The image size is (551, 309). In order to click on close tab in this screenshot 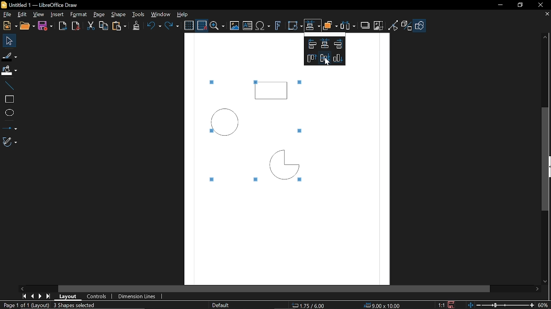, I will do `click(548, 17)`.